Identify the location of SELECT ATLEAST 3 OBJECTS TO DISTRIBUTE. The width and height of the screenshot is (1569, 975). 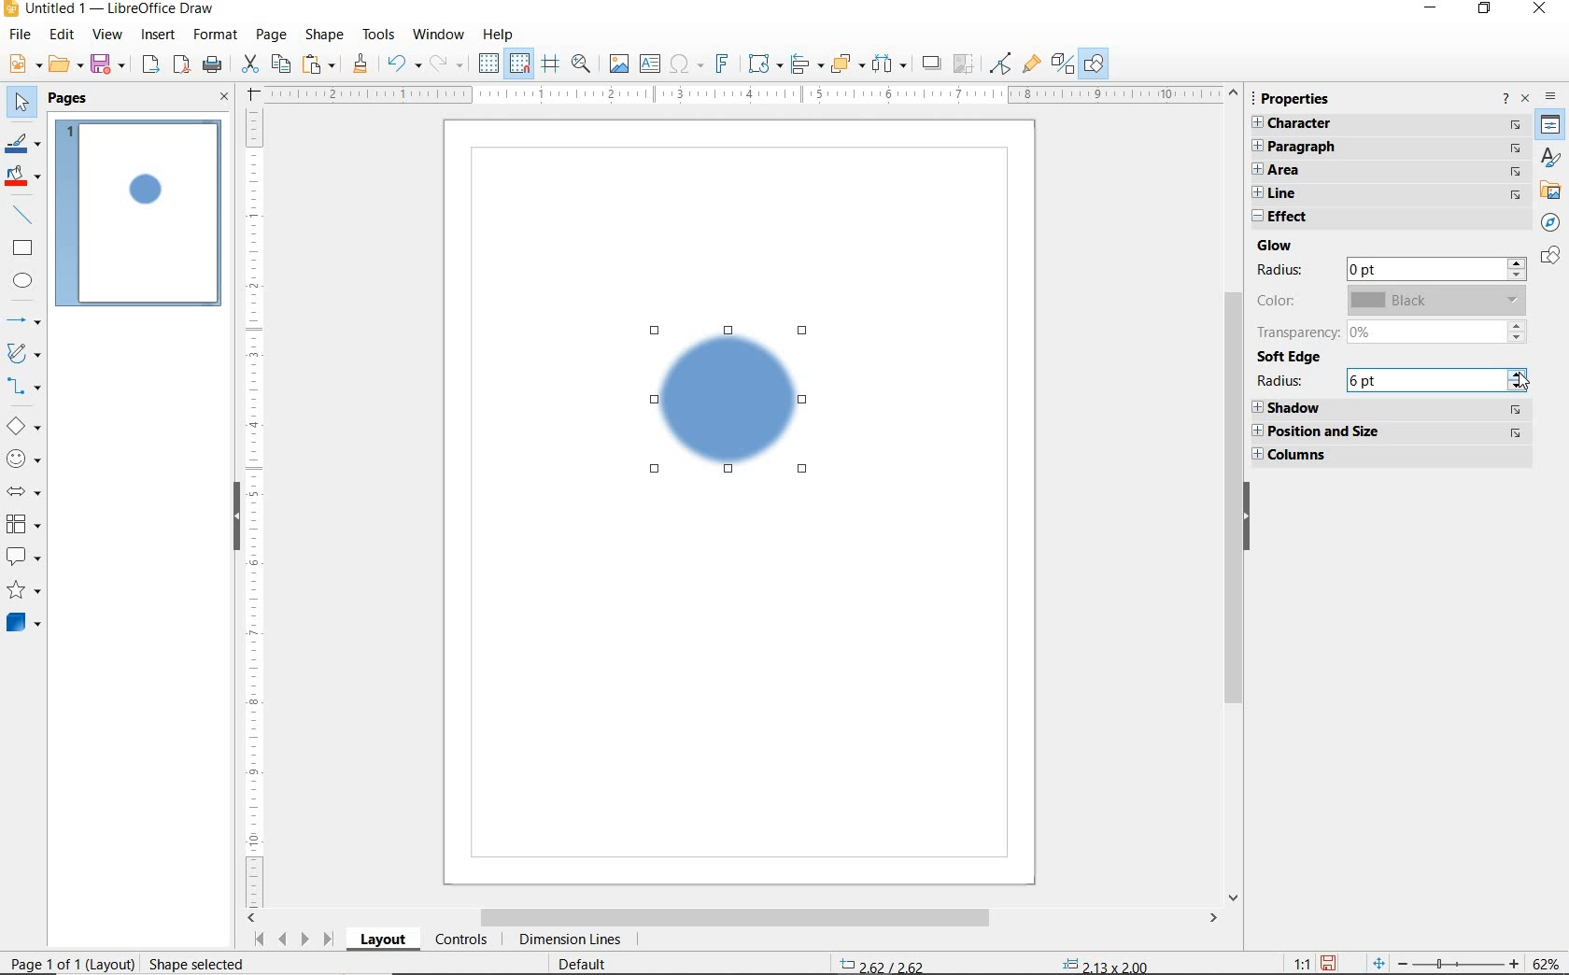
(889, 64).